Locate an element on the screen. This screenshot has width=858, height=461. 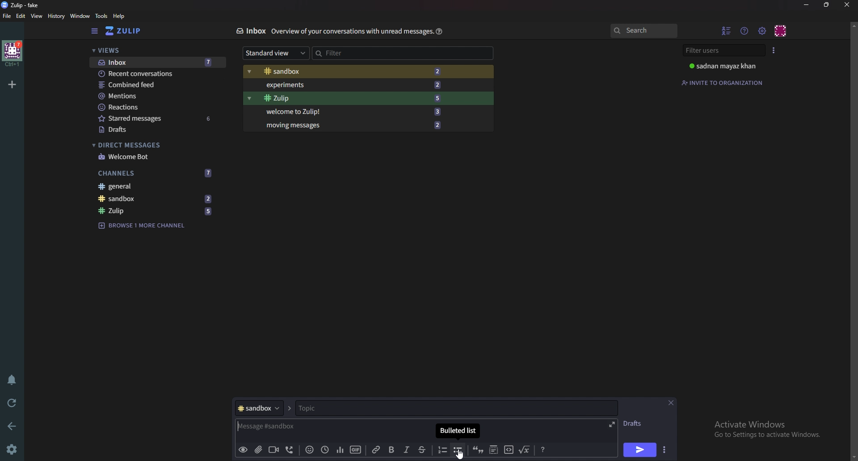
User list style is located at coordinates (774, 50).